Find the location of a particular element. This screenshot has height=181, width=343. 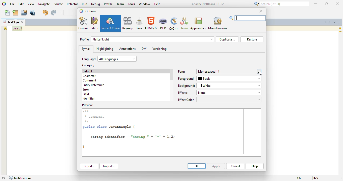

C/C++ is located at coordinates (174, 24).